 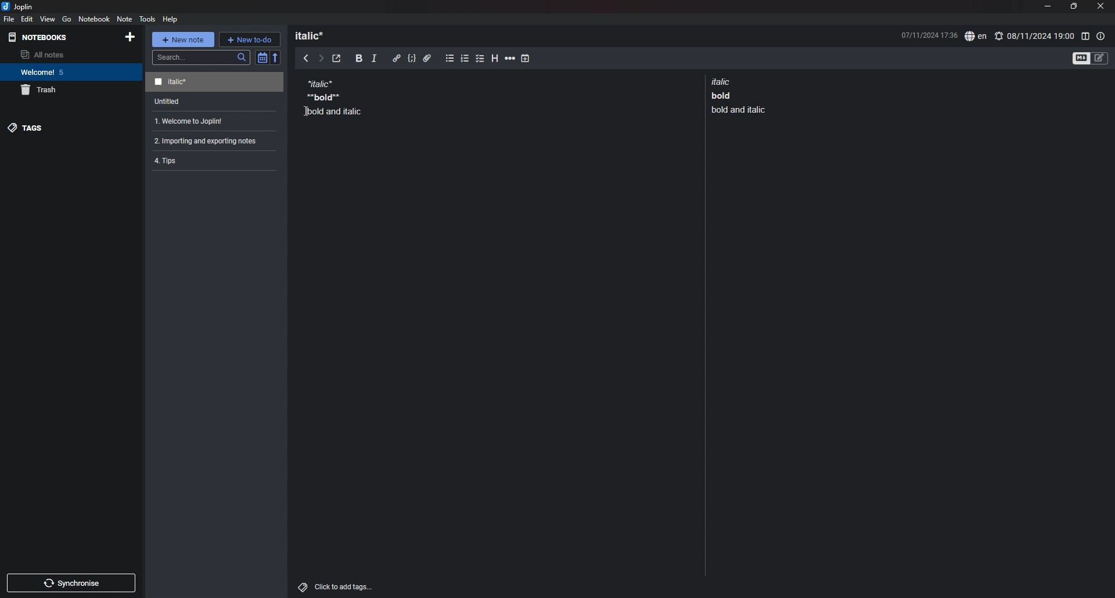 What do you see at coordinates (496, 59) in the screenshot?
I see `heading` at bounding box center [496, 59].